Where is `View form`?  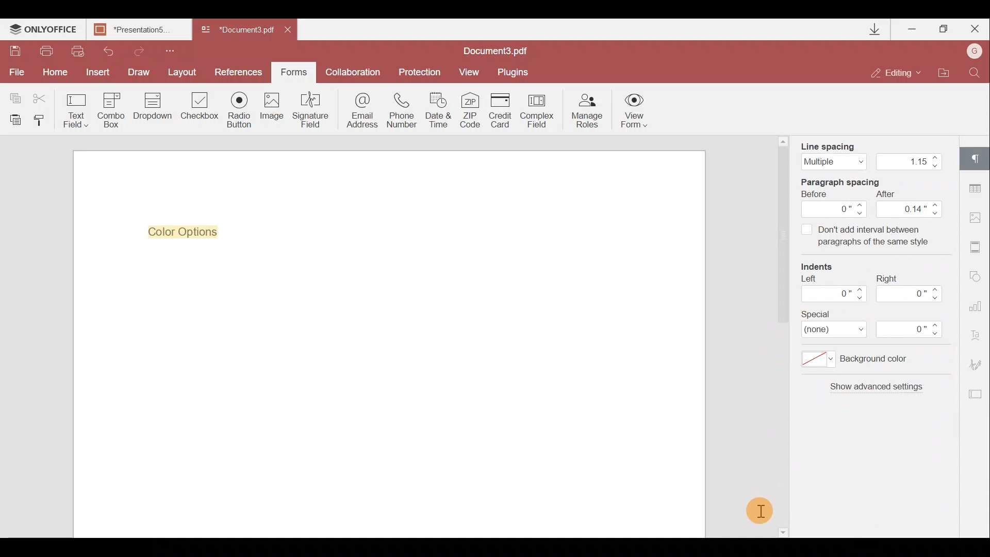
View form is located at coordinates (633, 110).